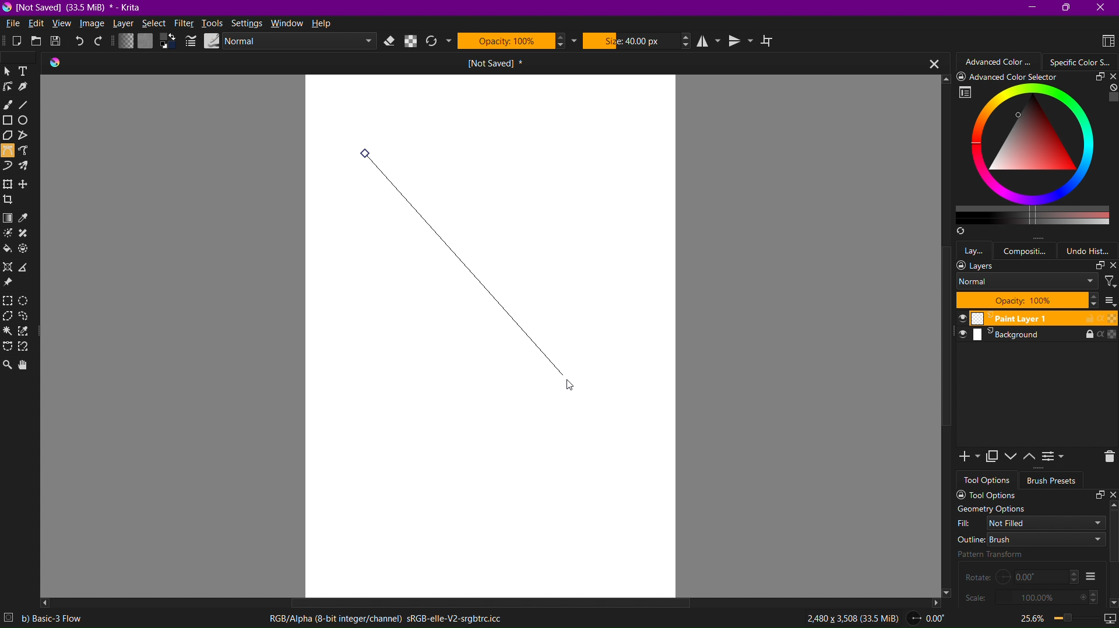 The width and height of the screenshot is (1119, 628). I want to click on Right, so click(935, 602).